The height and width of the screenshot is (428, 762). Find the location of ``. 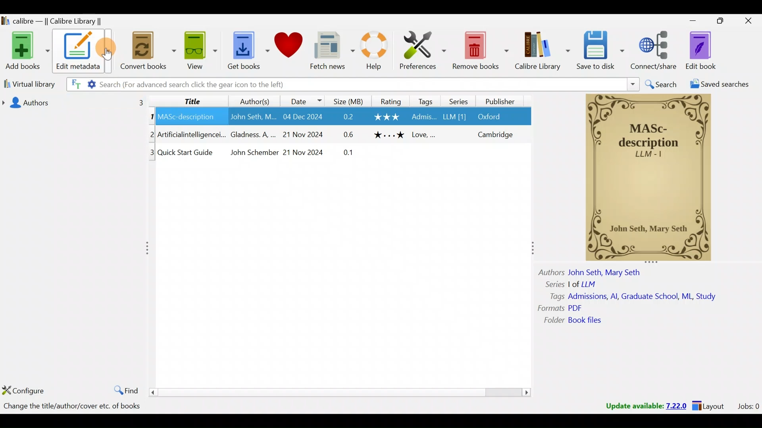

 is located at coordinates (148, 249).